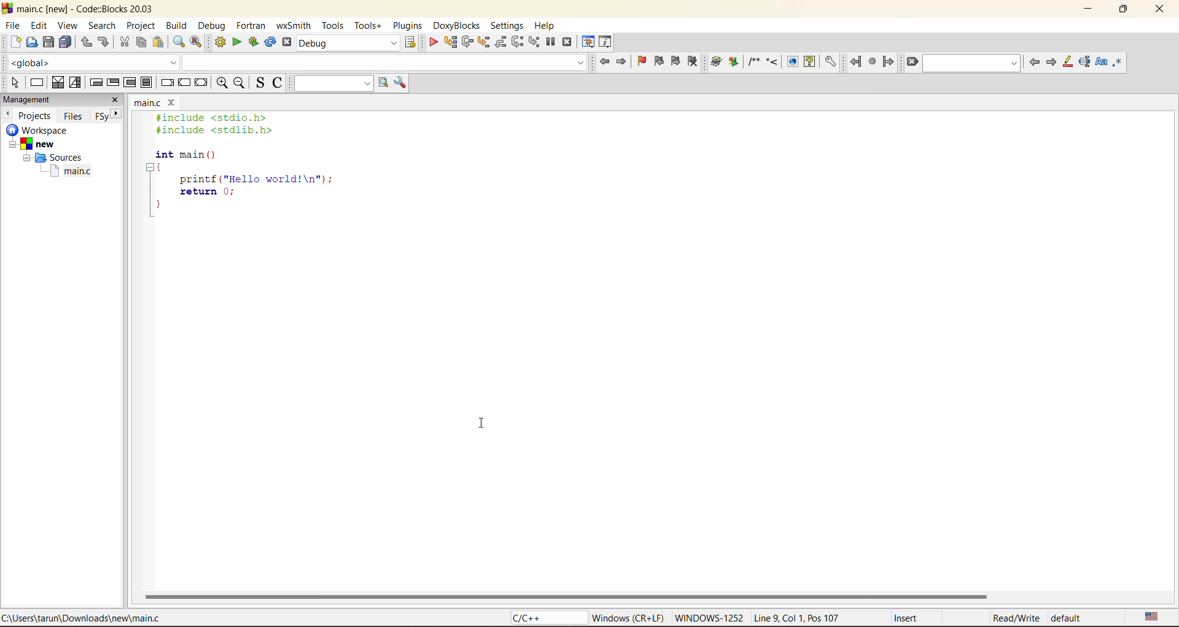 The width and height of the screenshot is (1179, 627). What do you see at coordinates (131, 82) in the screenshot?
I see `counting loop` at bounding box center [131, 82].